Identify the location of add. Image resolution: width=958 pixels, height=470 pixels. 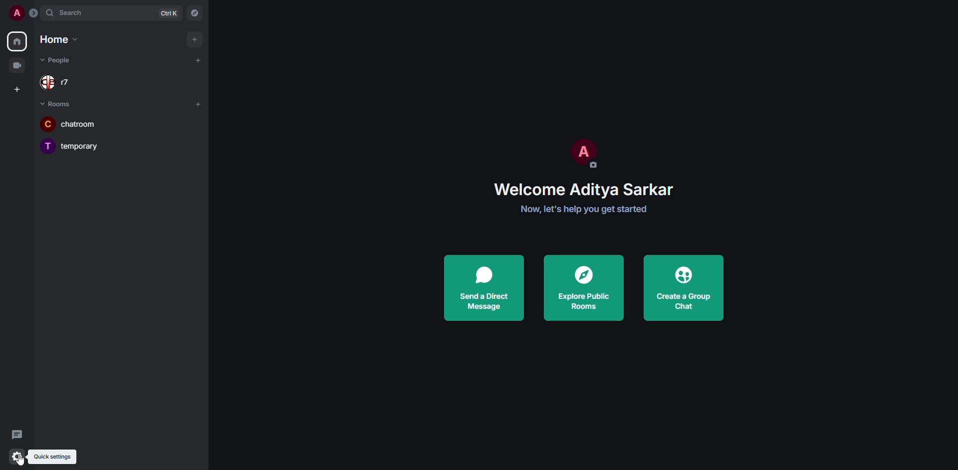
(200, 105).